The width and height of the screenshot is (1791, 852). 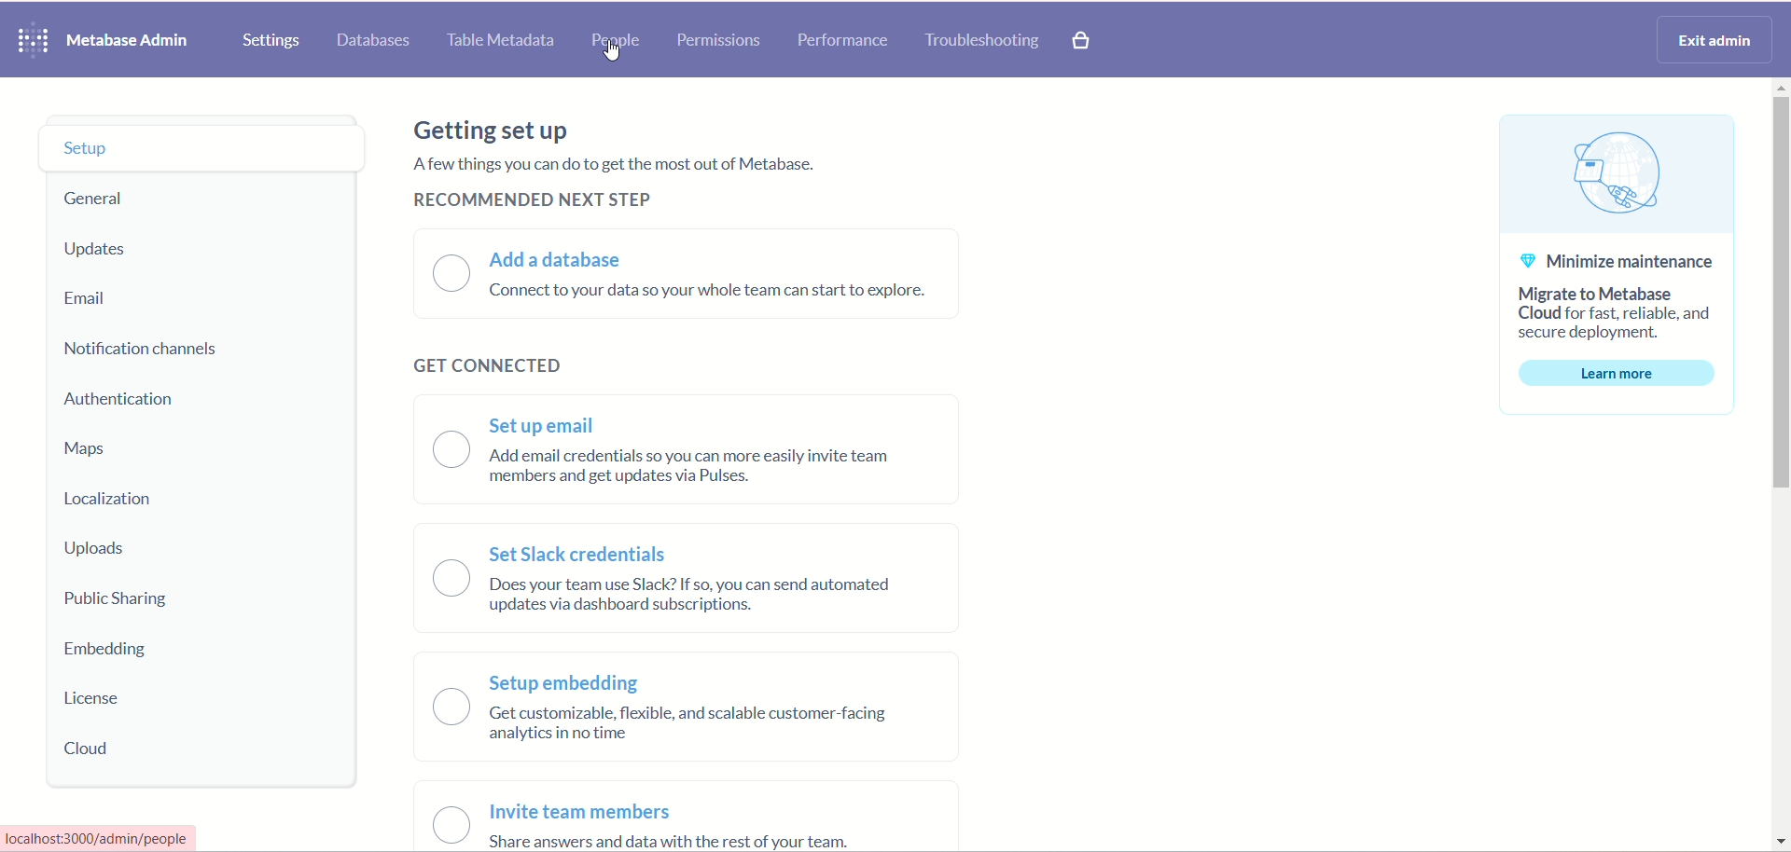 What do you see at coordinates (494, 129) in the screenshot?
I see `getting set up` at bounding box center [494, 129].